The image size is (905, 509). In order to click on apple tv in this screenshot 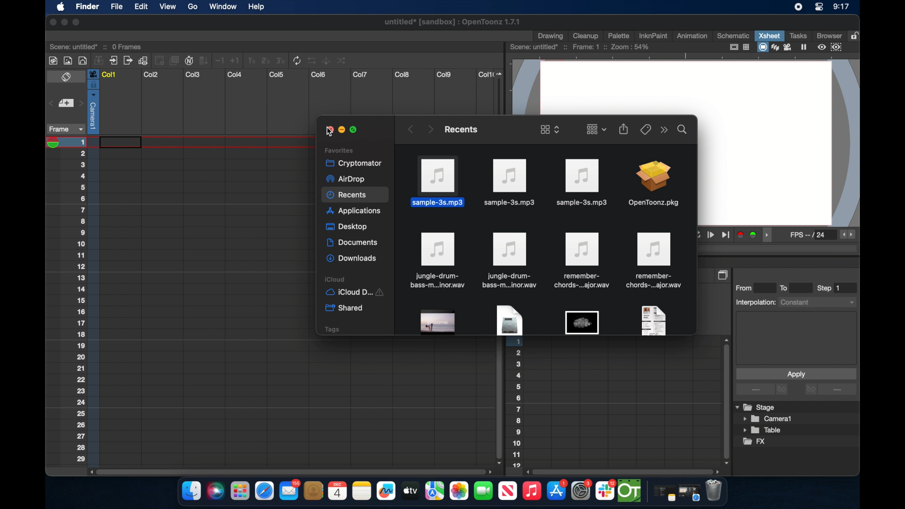, I will do `click(507, 491)`.